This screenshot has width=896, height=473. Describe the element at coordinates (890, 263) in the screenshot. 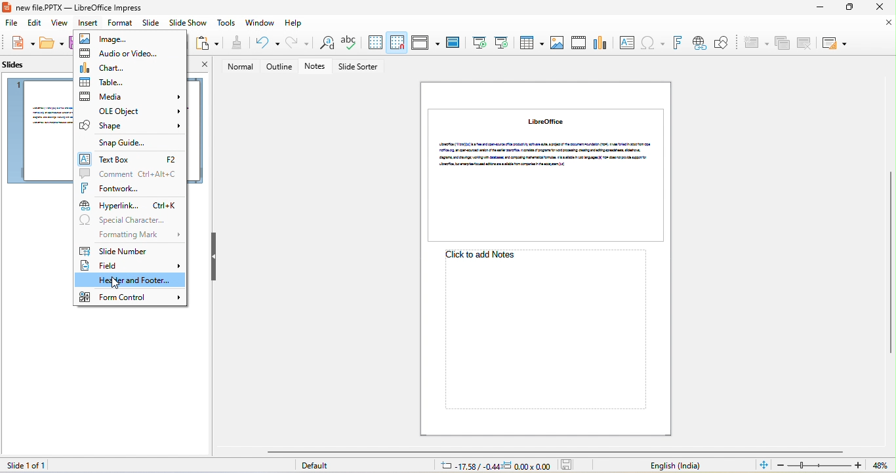

I see `vertical scrollbar` at that location.